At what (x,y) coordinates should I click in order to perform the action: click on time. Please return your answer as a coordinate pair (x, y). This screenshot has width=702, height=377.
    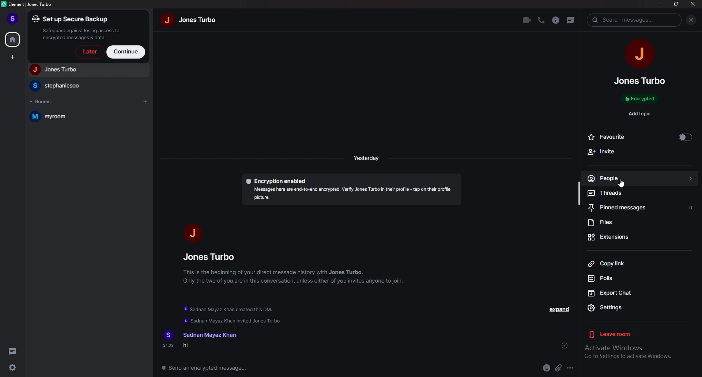
    Looking at the image, I should click on (367, 158).